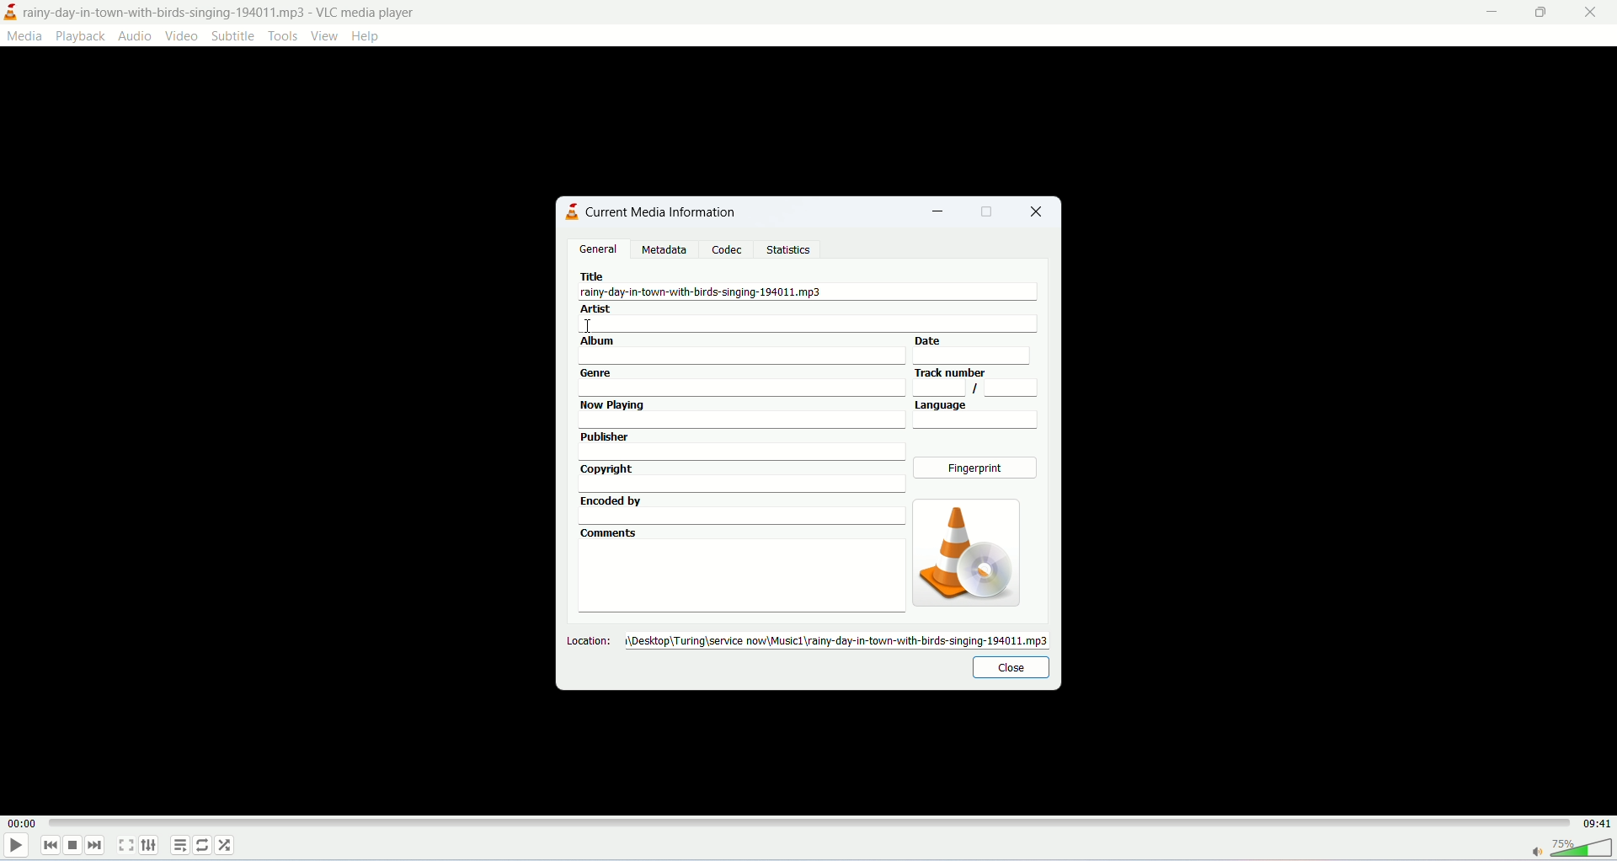  I want to click on logo, so click(568, 211).